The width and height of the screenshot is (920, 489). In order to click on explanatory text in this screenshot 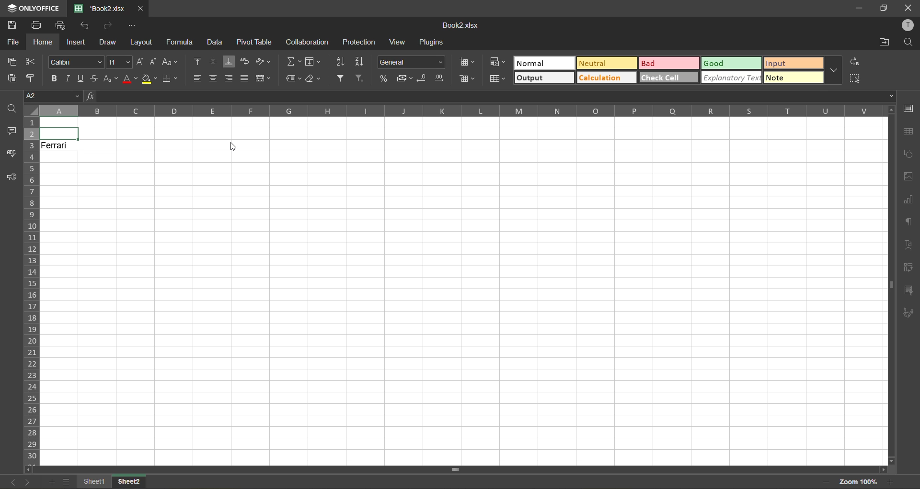, I will do `click(733, 78)`.